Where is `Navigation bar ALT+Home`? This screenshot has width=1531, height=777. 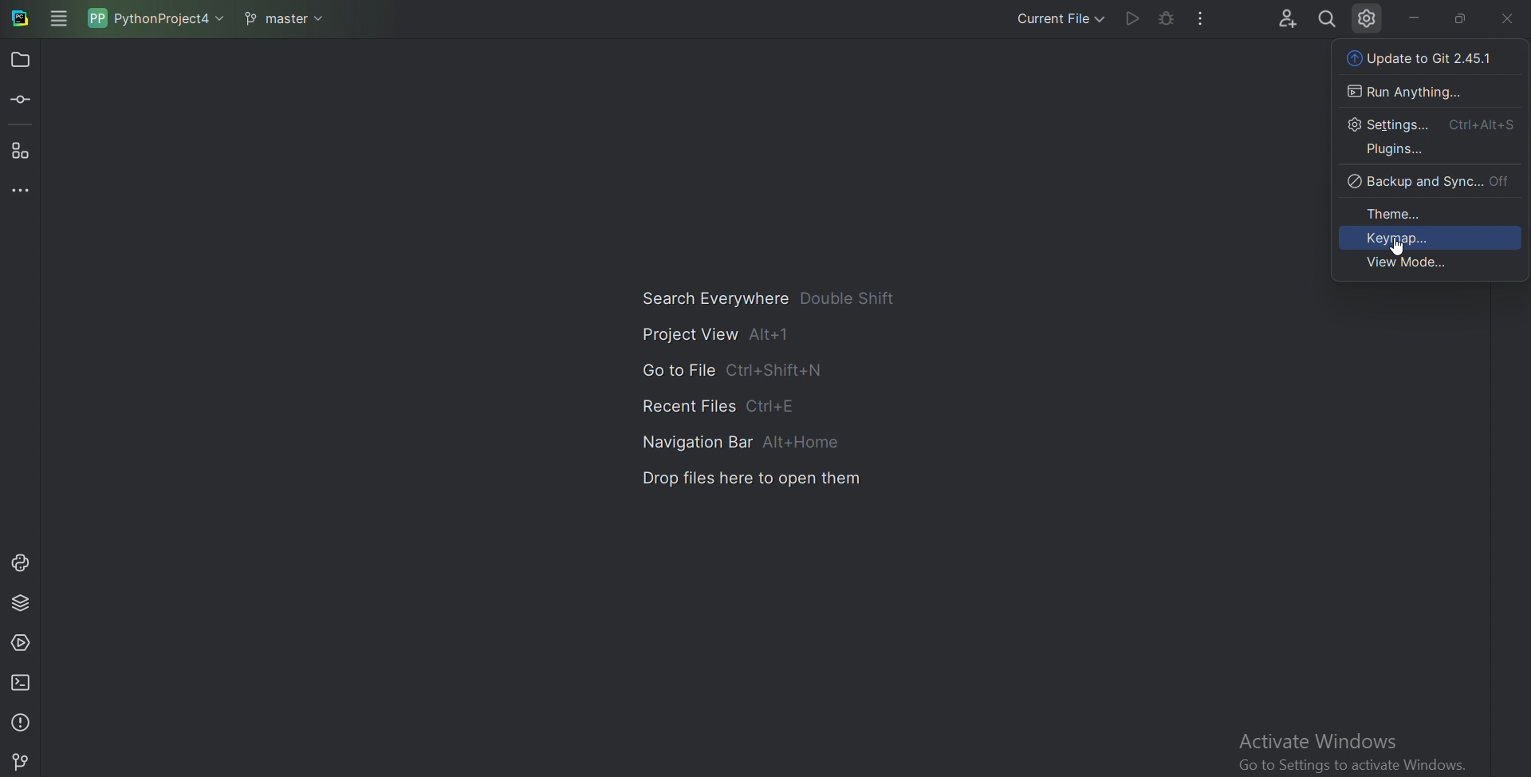 Navigation bar ALT+Home is located at coordinates (741, 436).